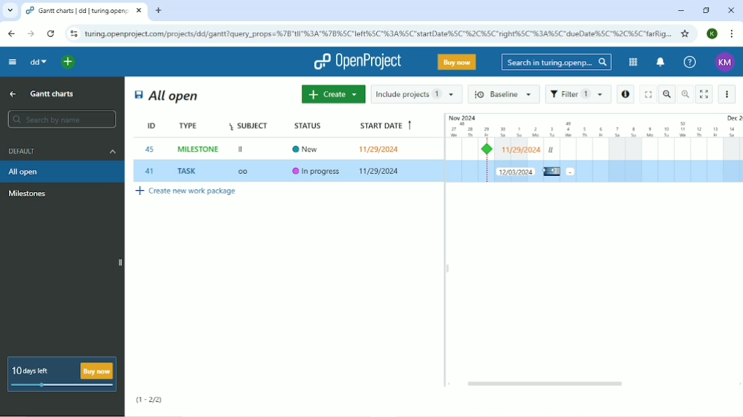 This screenshot has width=743, height=417. Describe the element at coordinates (70, 62) in the screenshot. I see `Open quick add menu` at that location.